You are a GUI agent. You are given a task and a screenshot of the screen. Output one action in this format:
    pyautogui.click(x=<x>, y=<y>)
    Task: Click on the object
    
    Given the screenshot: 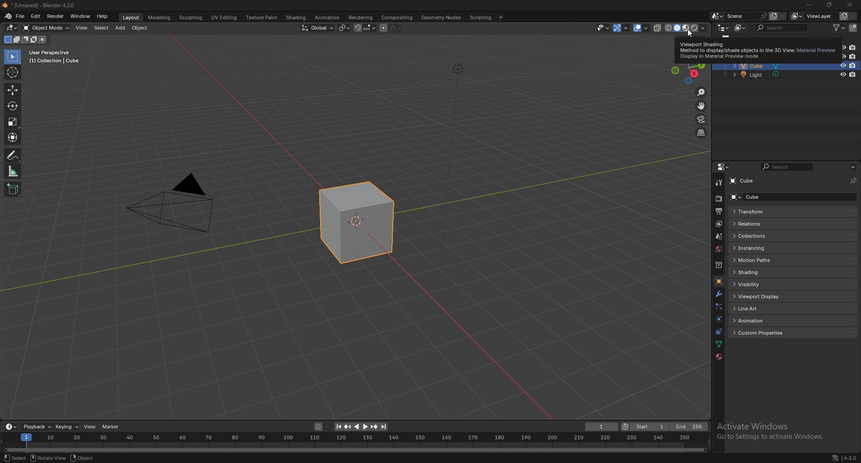 What is the action you would take?
    pyautogui.click(x=718, y=282)
    